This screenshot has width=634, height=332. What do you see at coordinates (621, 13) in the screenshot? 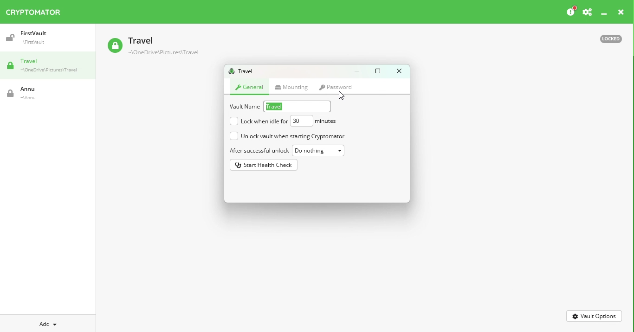
I see `Close` at bounding box center [621, 13].